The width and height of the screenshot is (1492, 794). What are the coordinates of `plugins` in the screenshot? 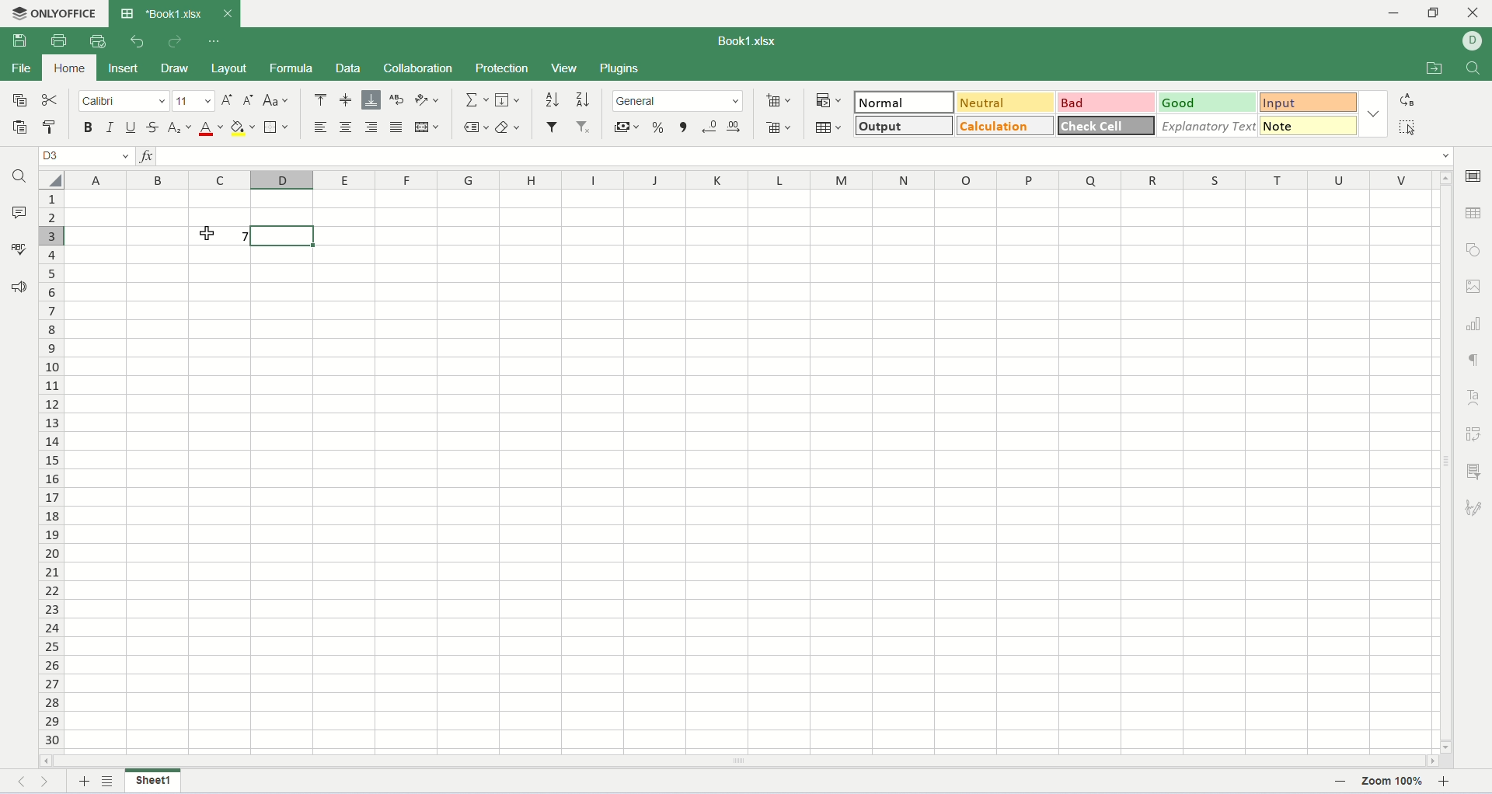 It's located at (638, 67).